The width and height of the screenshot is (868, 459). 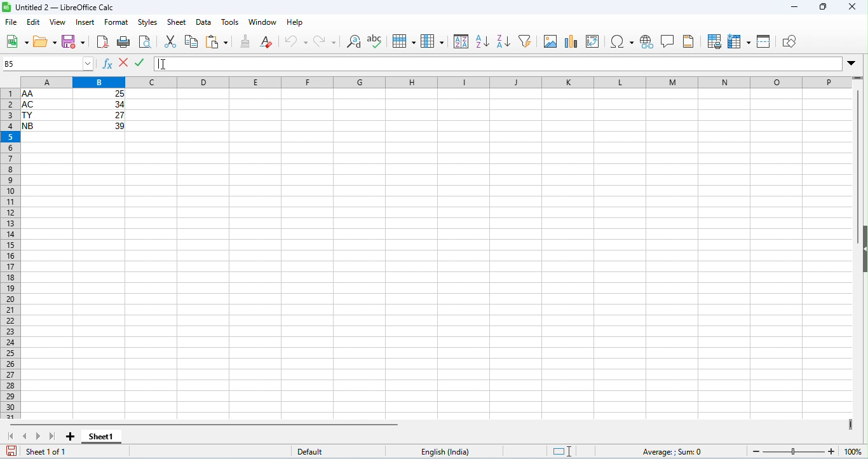 I want to click on view, so click(x=57, y=23).